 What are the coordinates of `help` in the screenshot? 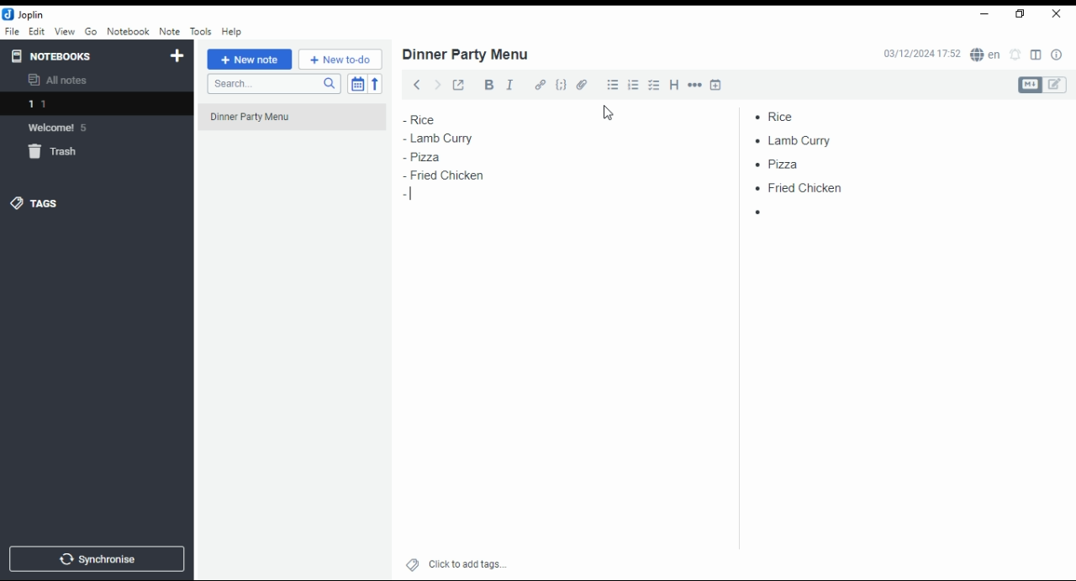 It's located at (232, 32).